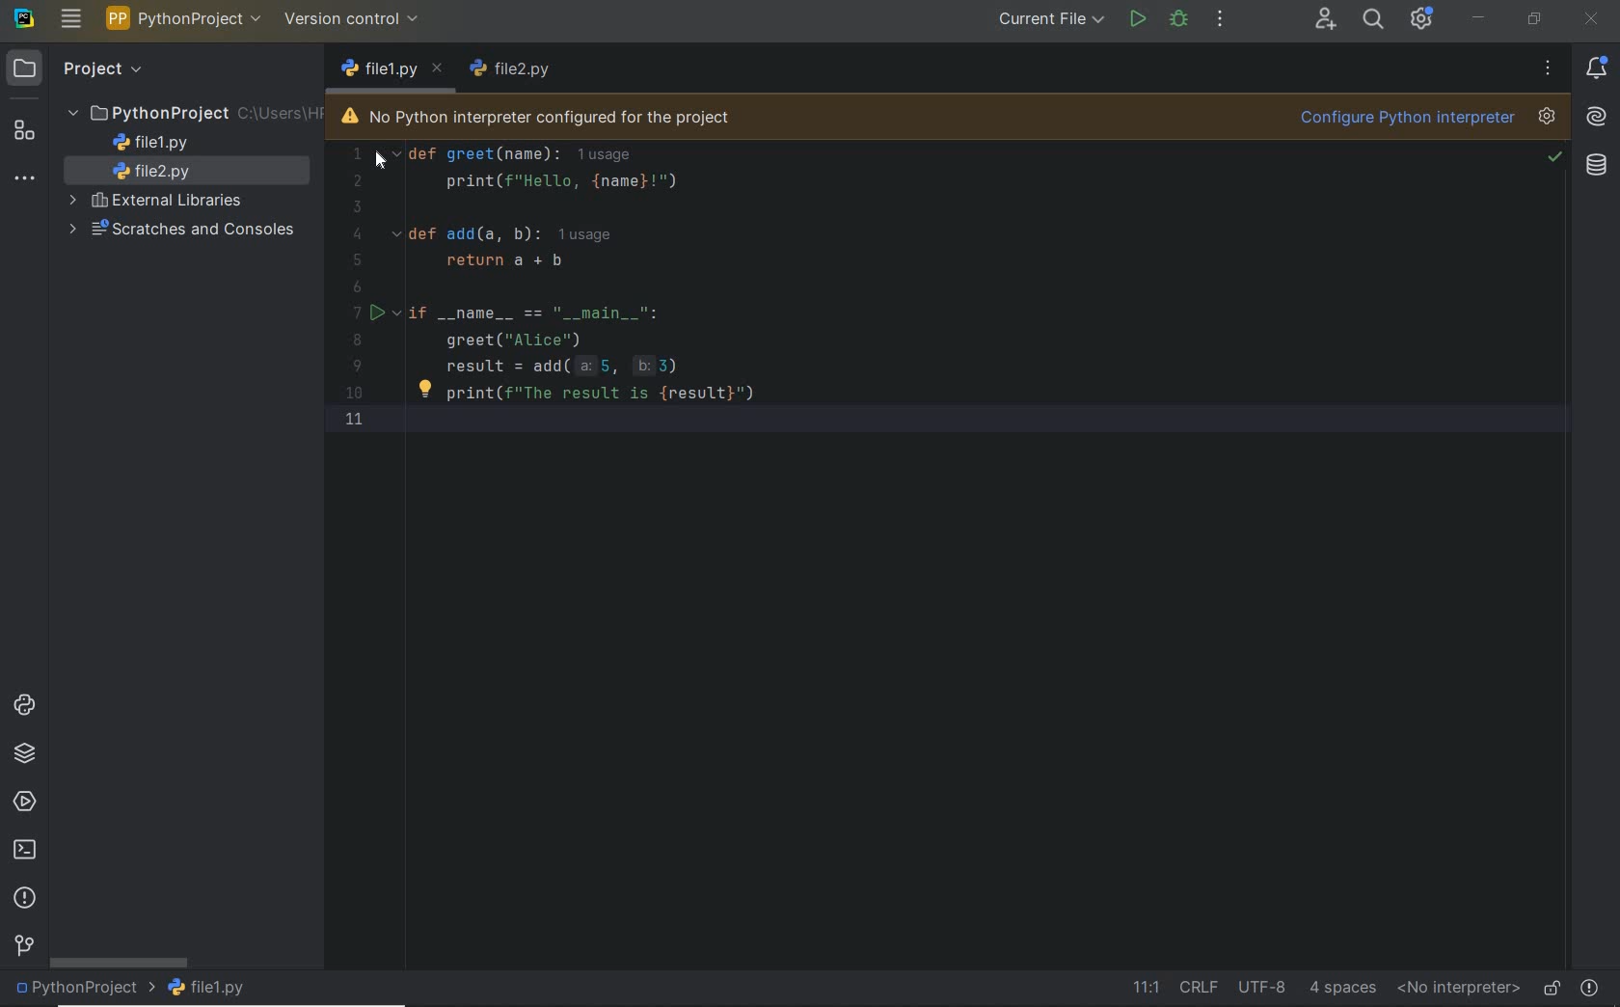  Describe the element at coordinates (23, 706) in the screenshot. I see `python consoles` at that location.